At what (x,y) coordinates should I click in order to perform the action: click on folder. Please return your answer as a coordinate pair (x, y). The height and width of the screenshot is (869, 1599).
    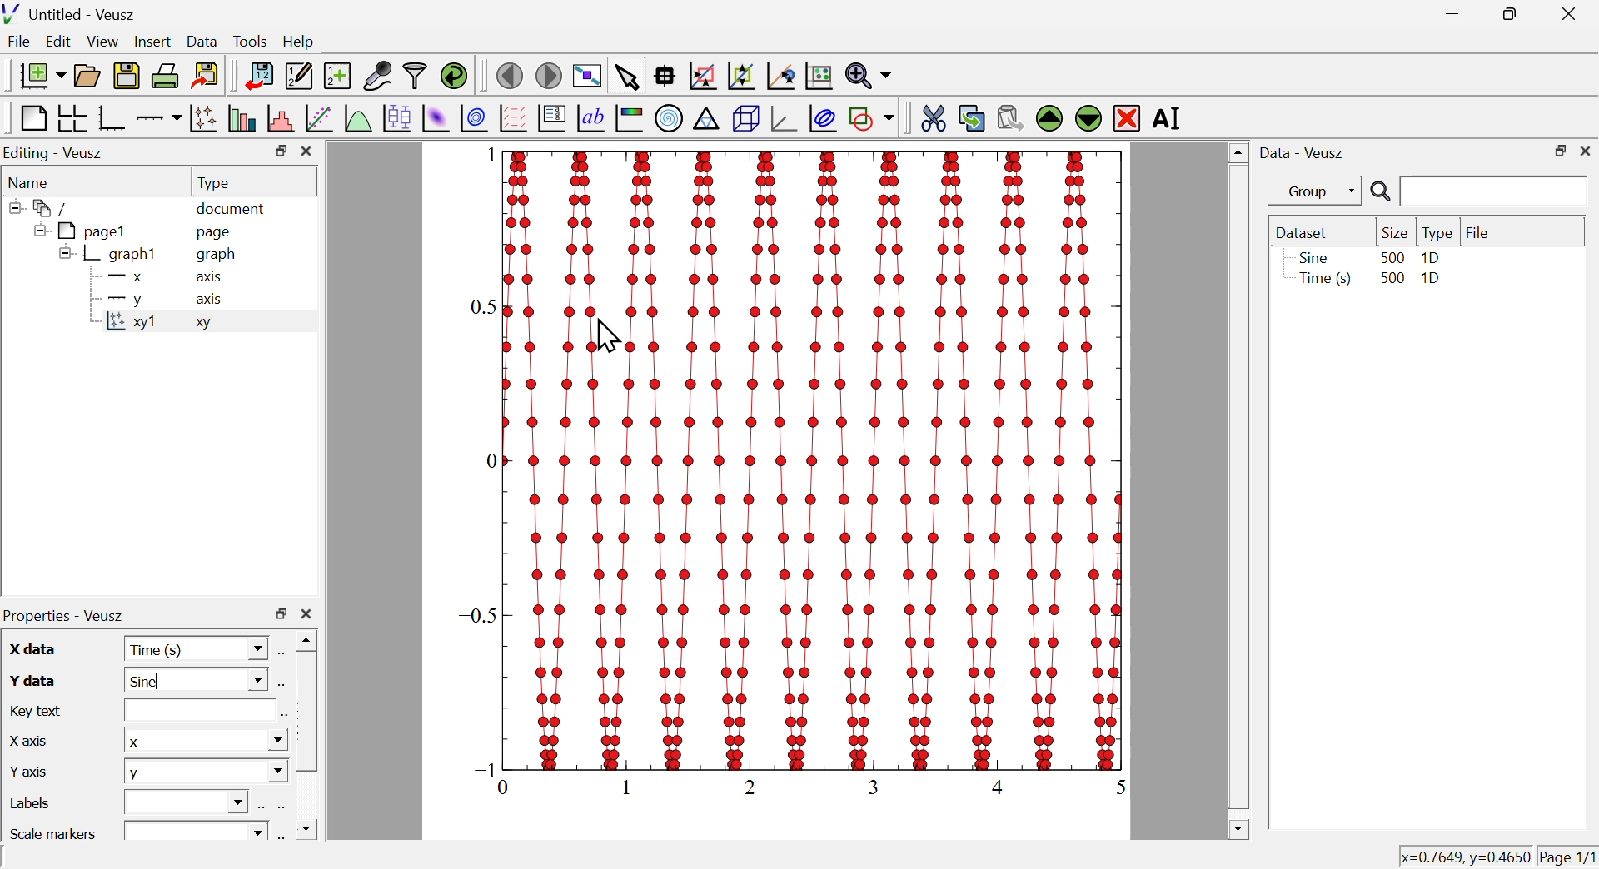
    Looking at the image, I should click on (46, 207).